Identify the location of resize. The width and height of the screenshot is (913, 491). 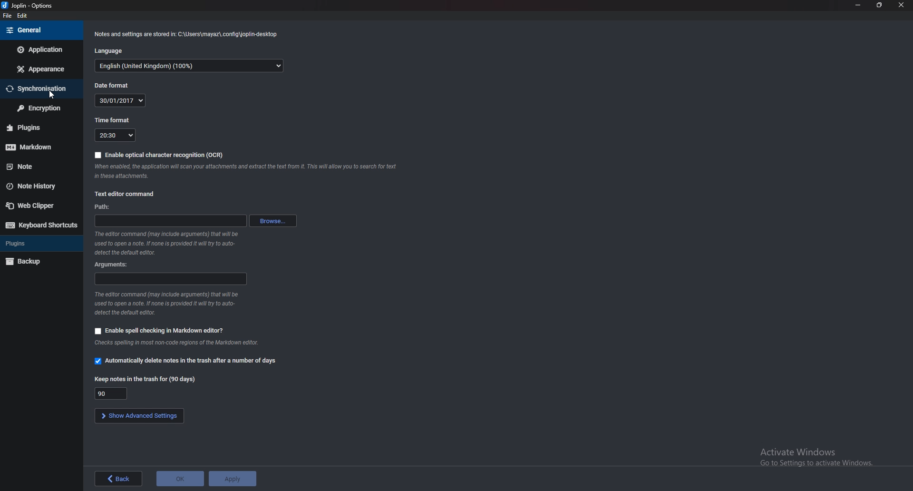
(879, 5).